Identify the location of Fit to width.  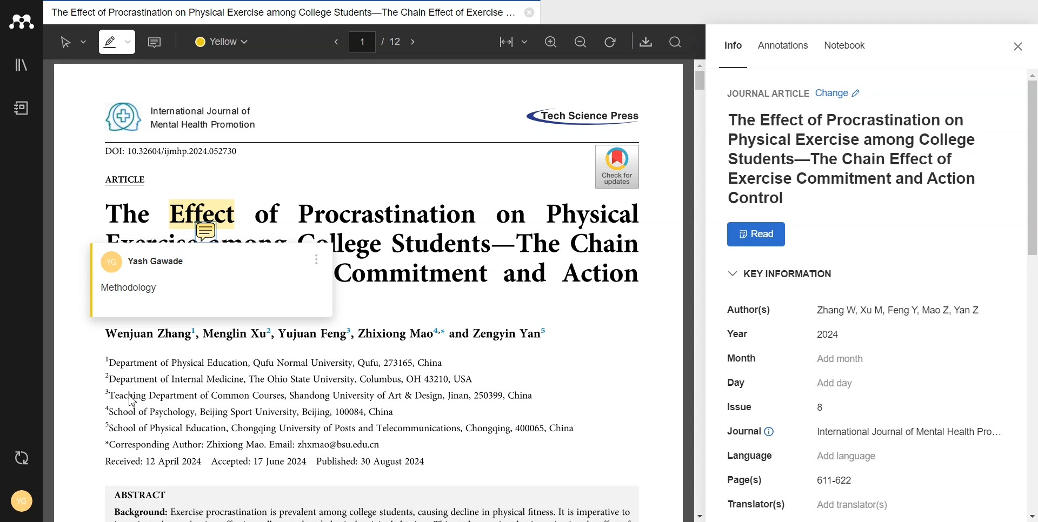
(515, 42).